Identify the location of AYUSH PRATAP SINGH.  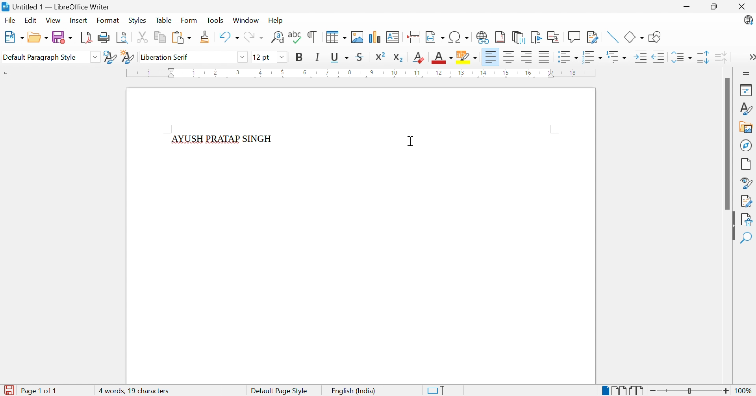
(223, 139).